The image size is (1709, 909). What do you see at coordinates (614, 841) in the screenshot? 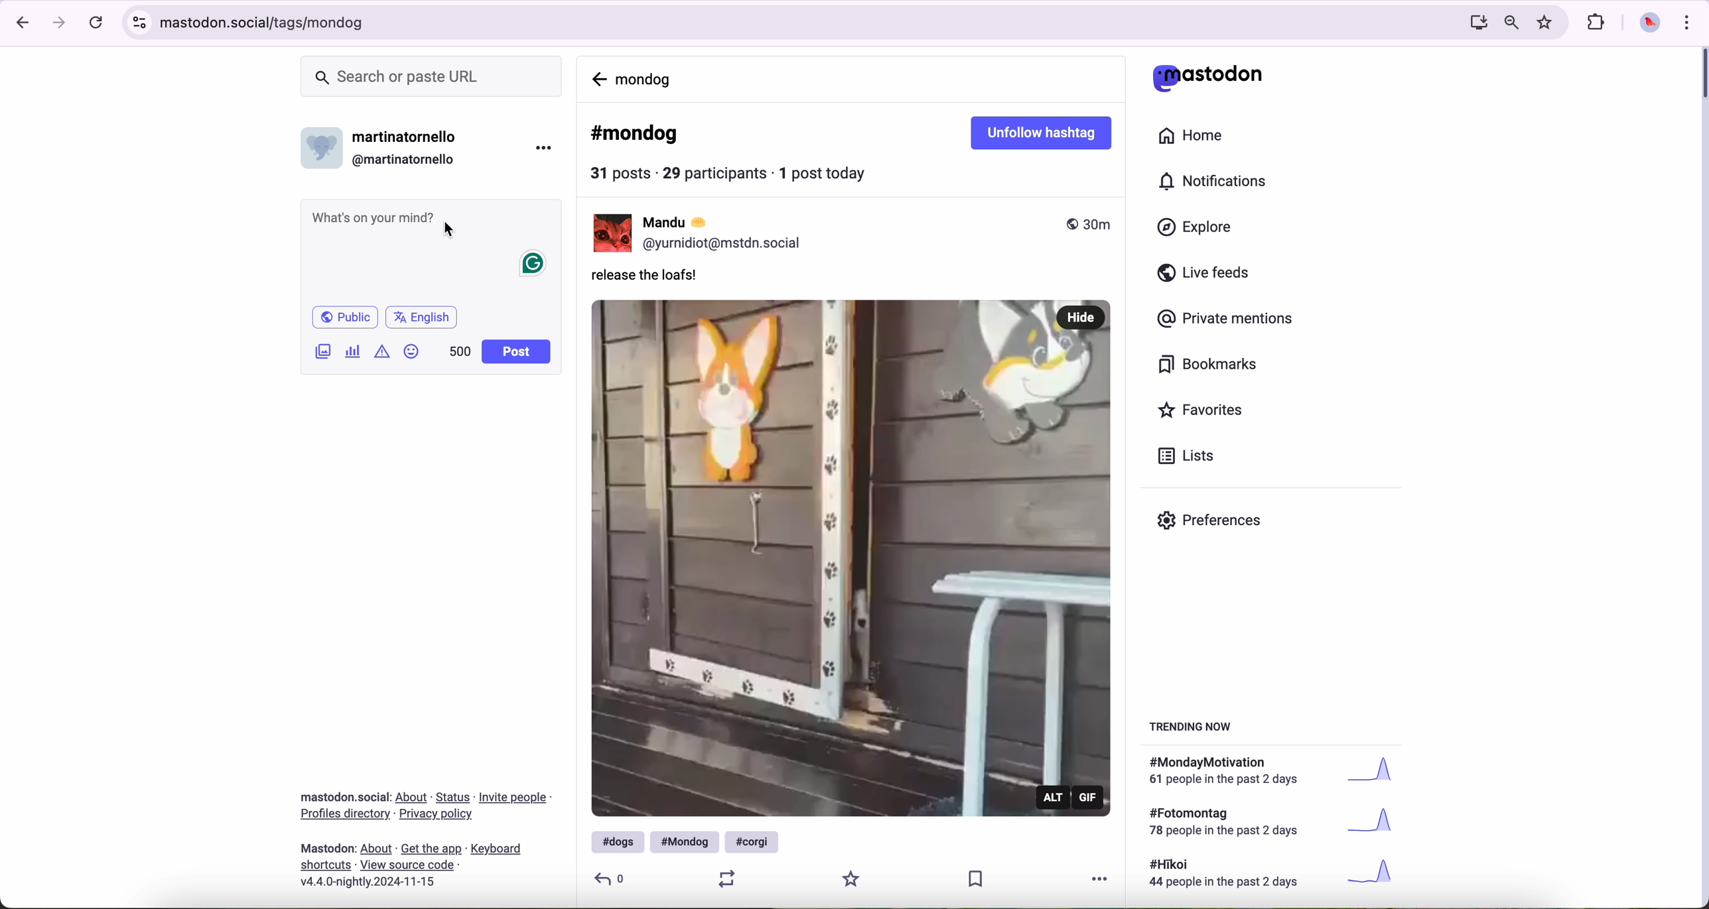
I see `#dogs` at bounding box center [614, 841].